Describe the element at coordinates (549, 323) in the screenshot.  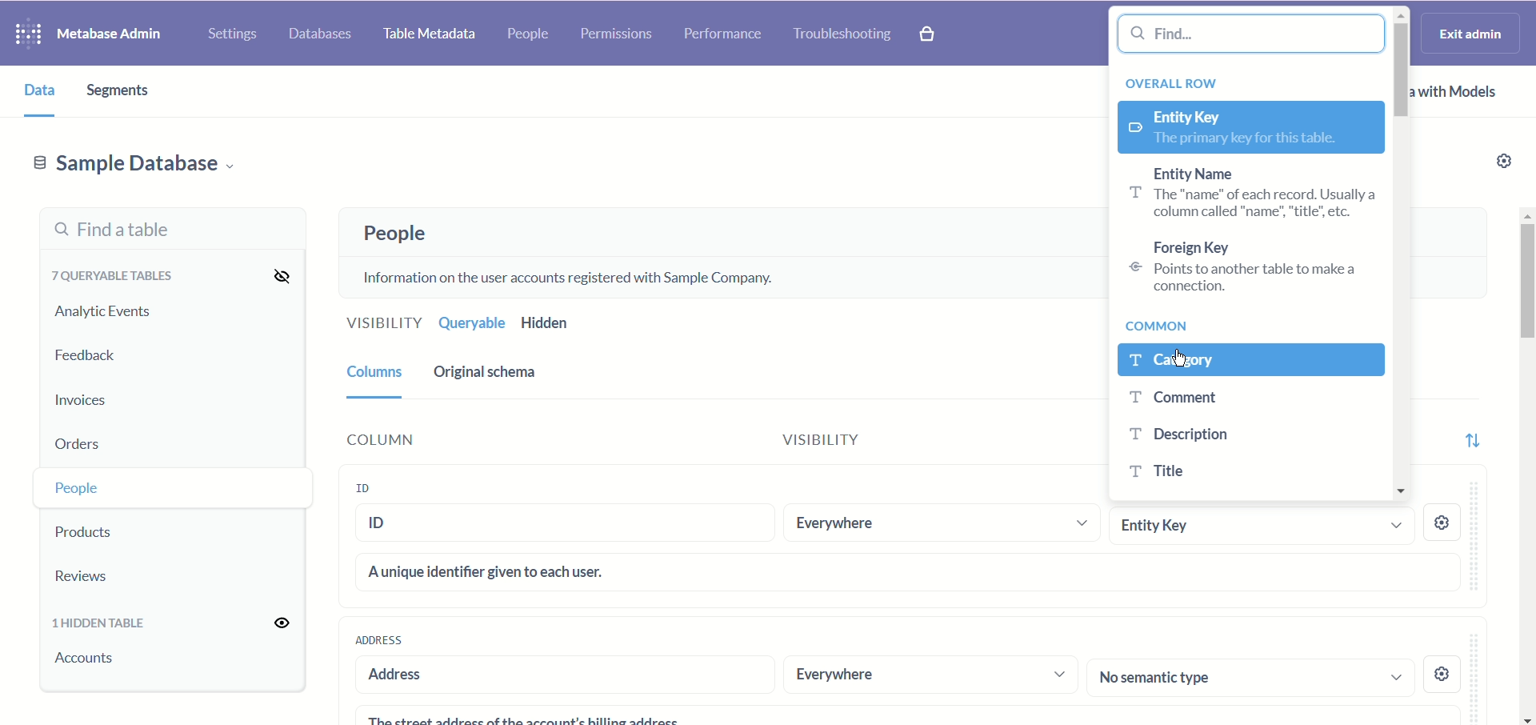
I see `Hidden` at that location.